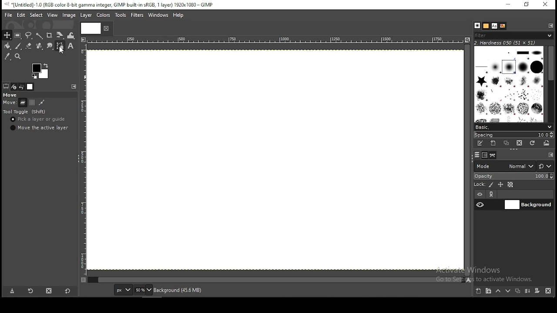 This screenshot has height=313, width=557. Describe the element at coordinates (8, 57) in the screenshot. I see `color picker tool` at that location.